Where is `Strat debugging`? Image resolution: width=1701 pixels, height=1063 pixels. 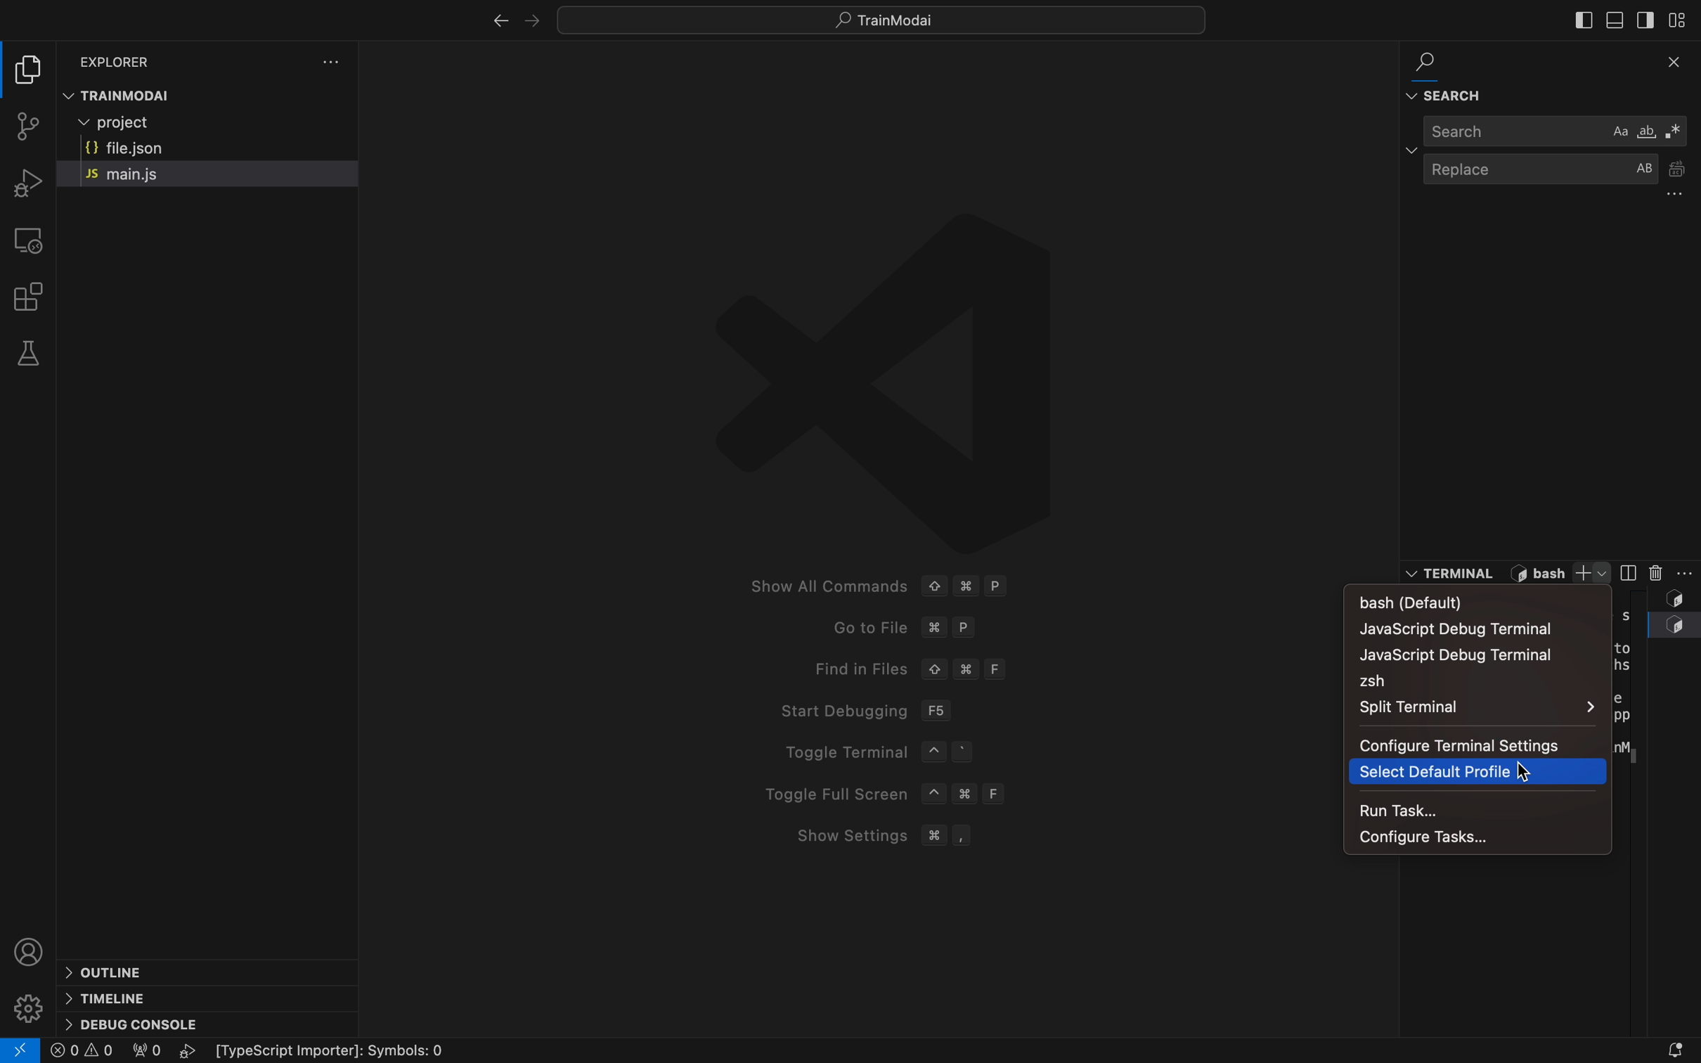
Strat debugging is located at coordinates (945, 710).